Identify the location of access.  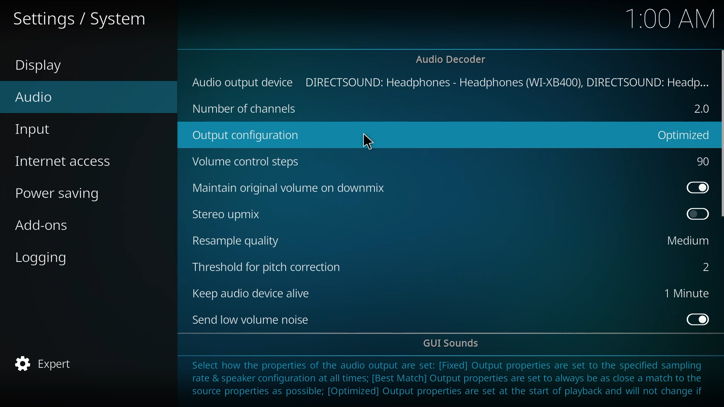
(71, 161).